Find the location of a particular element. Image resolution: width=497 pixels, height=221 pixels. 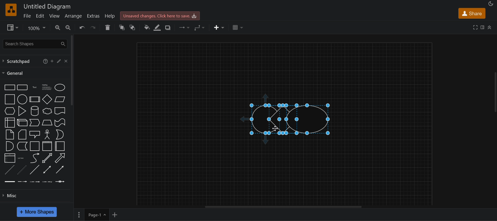

connector with symbol is located at coordinates (60, 181).